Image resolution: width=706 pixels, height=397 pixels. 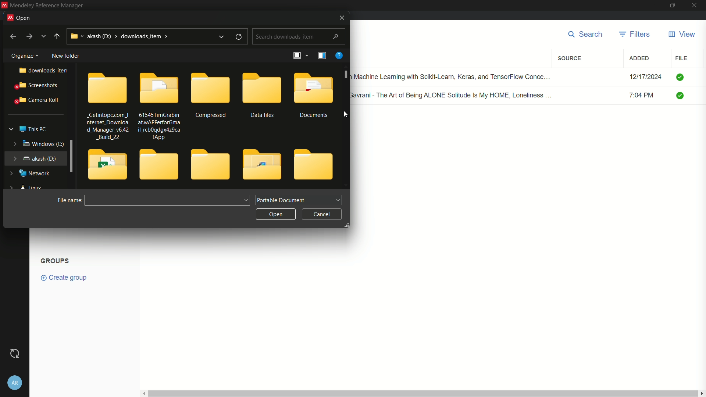 I want to click on cancel, so click(x=322, y=213).